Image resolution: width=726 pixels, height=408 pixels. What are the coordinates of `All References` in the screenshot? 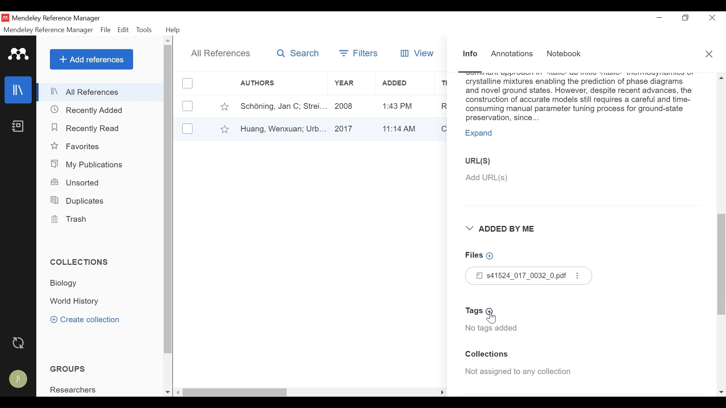 It's located at (101, 92).